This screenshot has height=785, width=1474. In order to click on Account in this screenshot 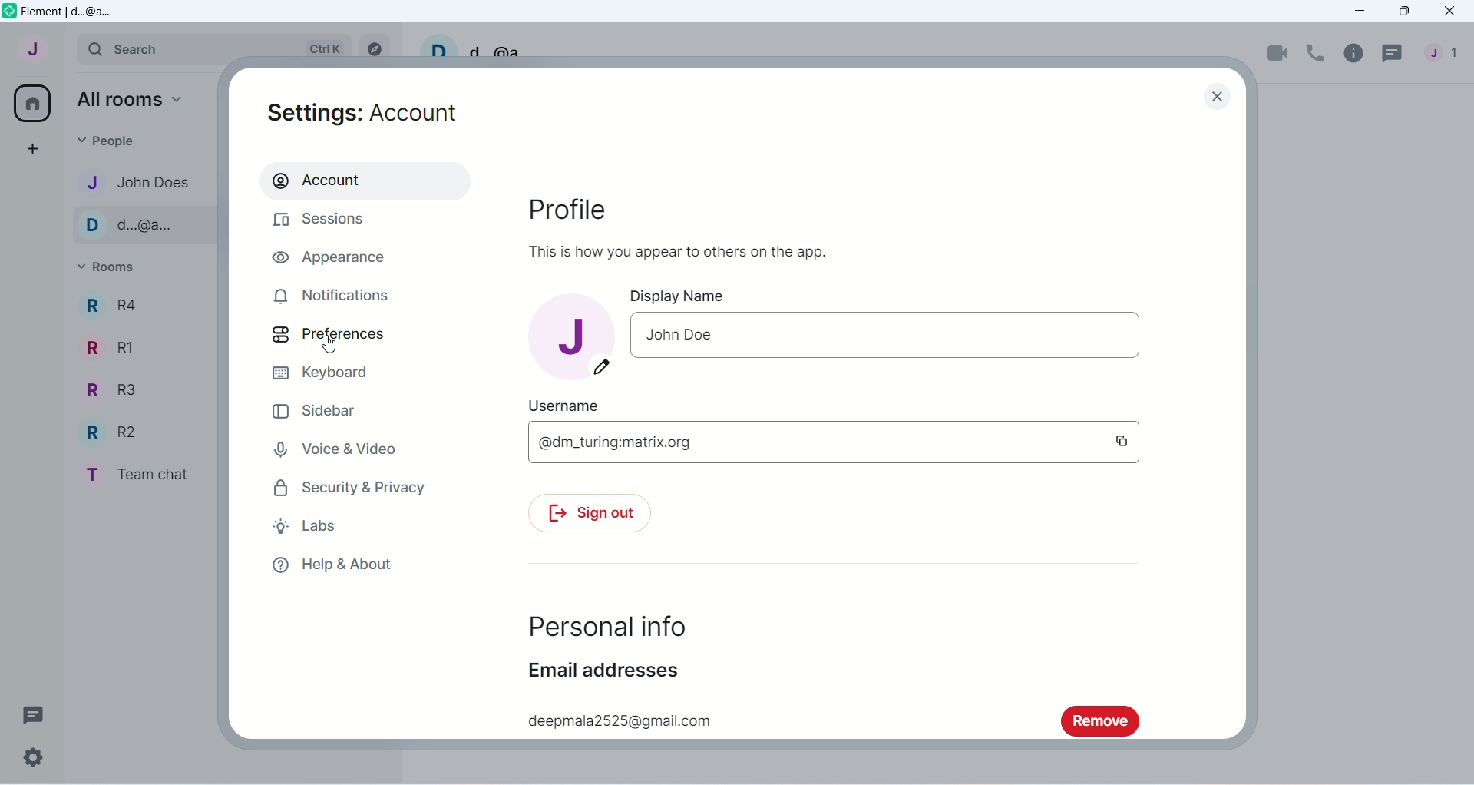, I will do `click(366, 181)`.